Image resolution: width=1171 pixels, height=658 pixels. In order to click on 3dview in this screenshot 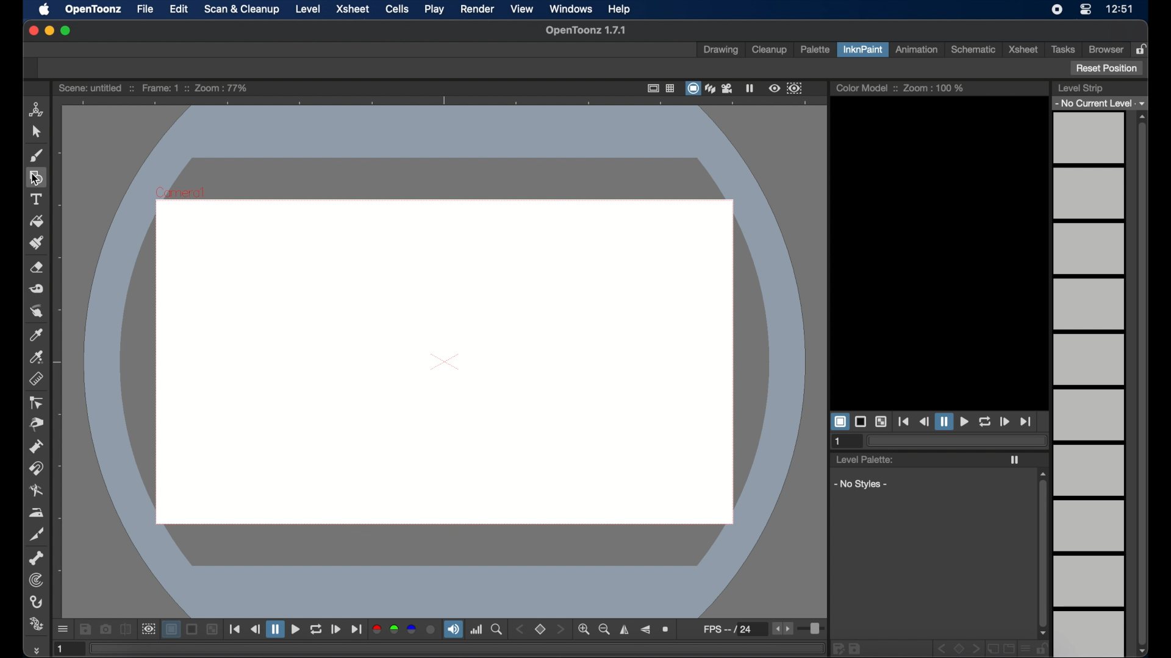, I will do `click(711, 89)`.